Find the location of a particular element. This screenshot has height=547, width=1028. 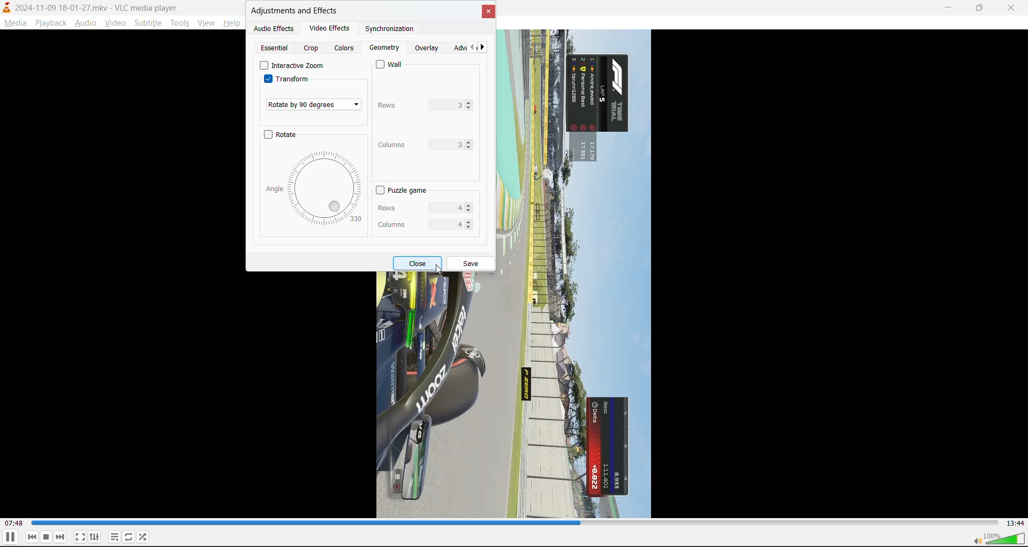

increase is located at coordinates (468, 142).